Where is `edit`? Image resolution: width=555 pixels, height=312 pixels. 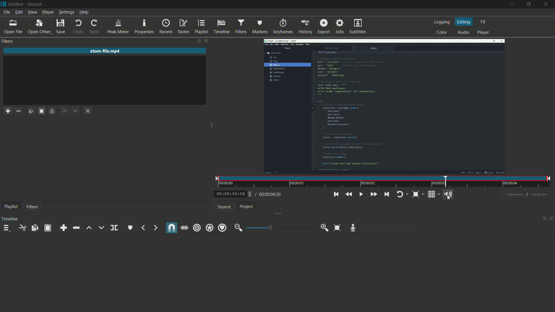
edit is located at coordinates (18, 12).